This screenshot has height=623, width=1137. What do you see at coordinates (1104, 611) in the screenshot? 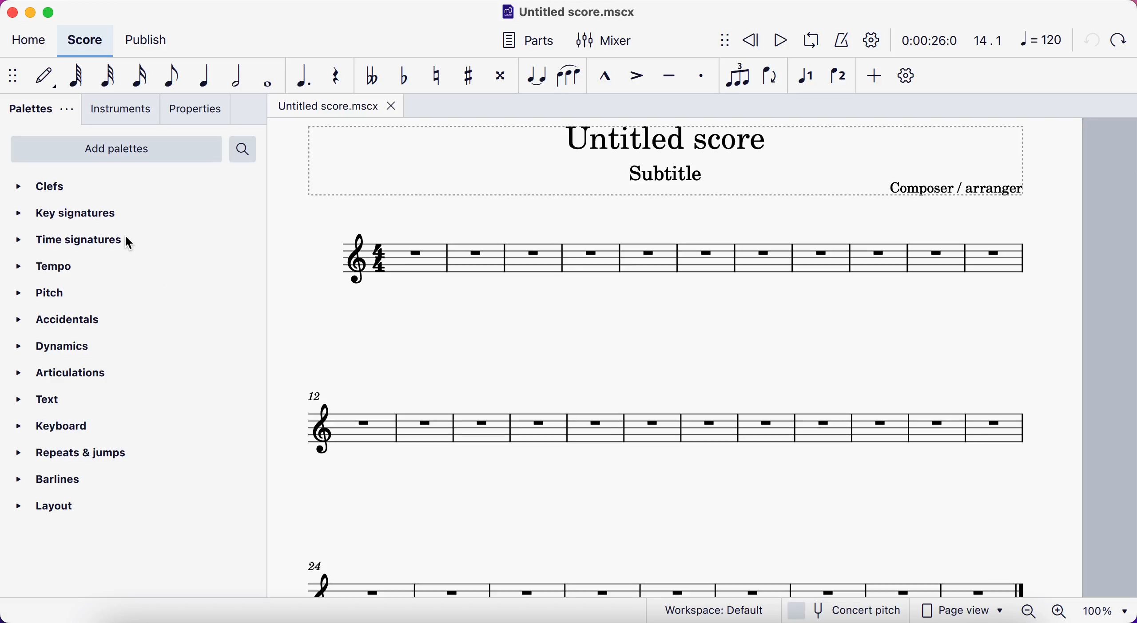
I see `100%` at bounding box center [1104, 611].